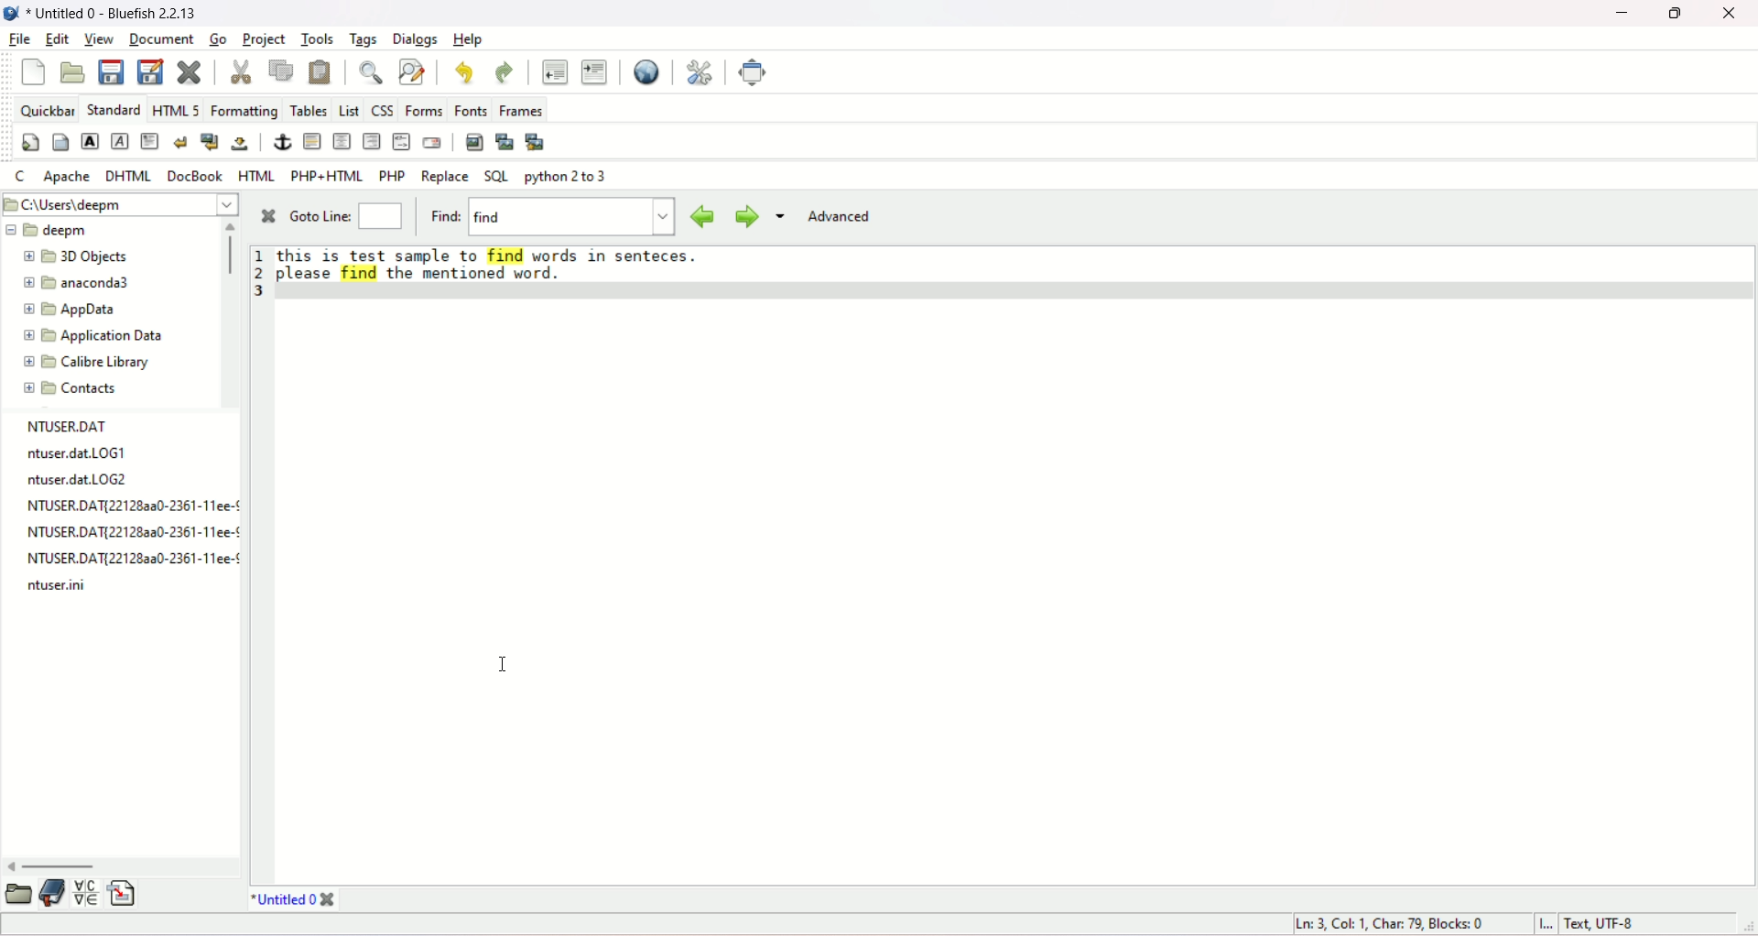 The height and width of the screenshot is (936, 1758). Describe the element at coordinates (283, 899) in the screenshot. I see `title` at that location.